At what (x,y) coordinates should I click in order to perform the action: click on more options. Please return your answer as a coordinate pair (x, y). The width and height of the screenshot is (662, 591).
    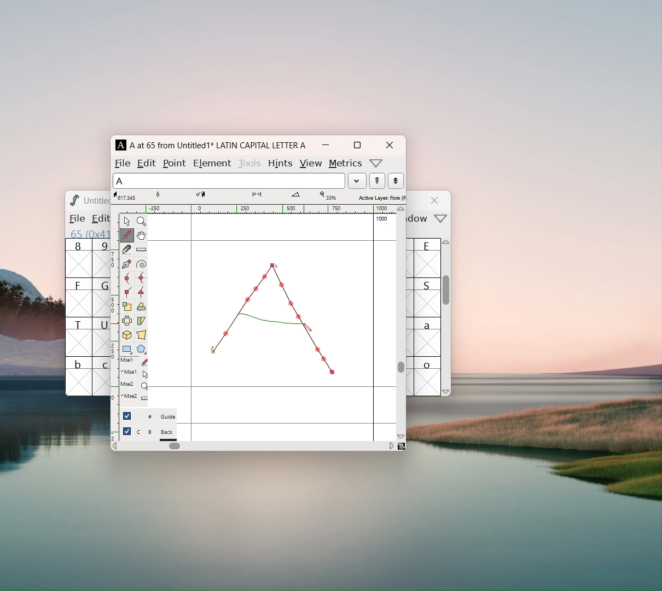
    Looking at the image, I should click on (376, 163).